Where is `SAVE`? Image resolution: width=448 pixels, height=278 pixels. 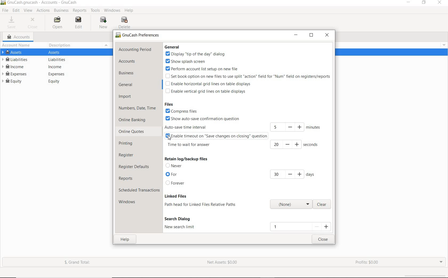
SAVE is located at coordinates (13, 22).